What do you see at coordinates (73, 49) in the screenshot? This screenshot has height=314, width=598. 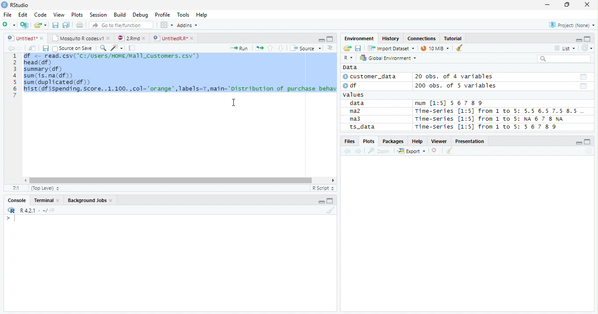 I see `Source on save` at bounding box center [73, 49].